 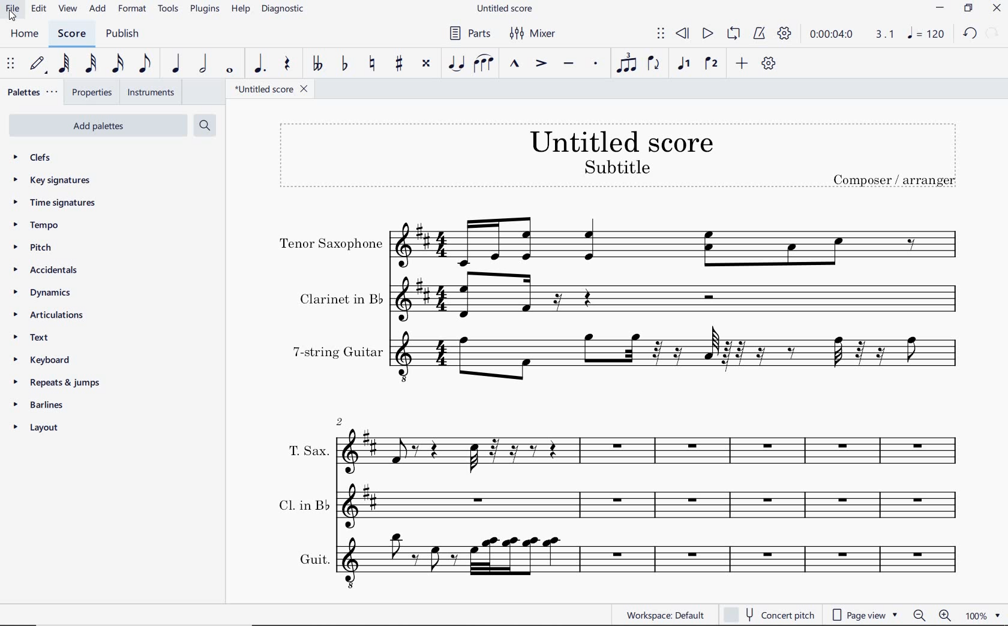 What do you see at coordinates (38, 339) in the screenshot?
I see `TEXT` at bounding box center [38, 339].